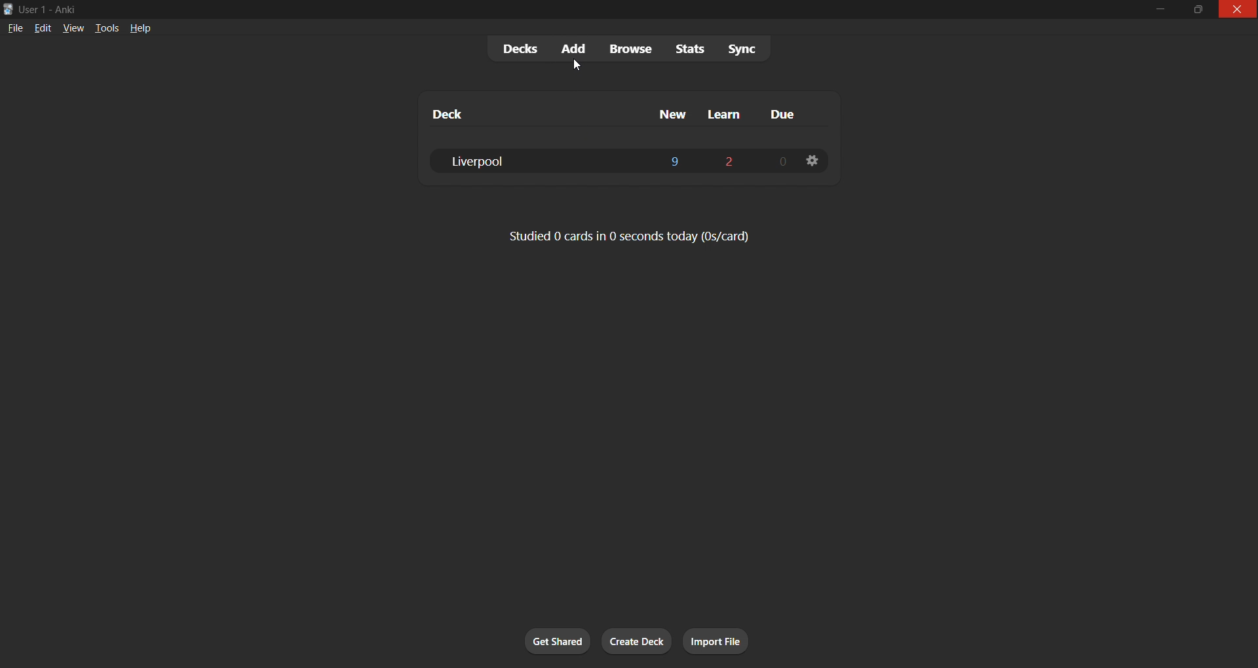 The image size is (1258, 668). I want to click on new column, so click(671, 115).